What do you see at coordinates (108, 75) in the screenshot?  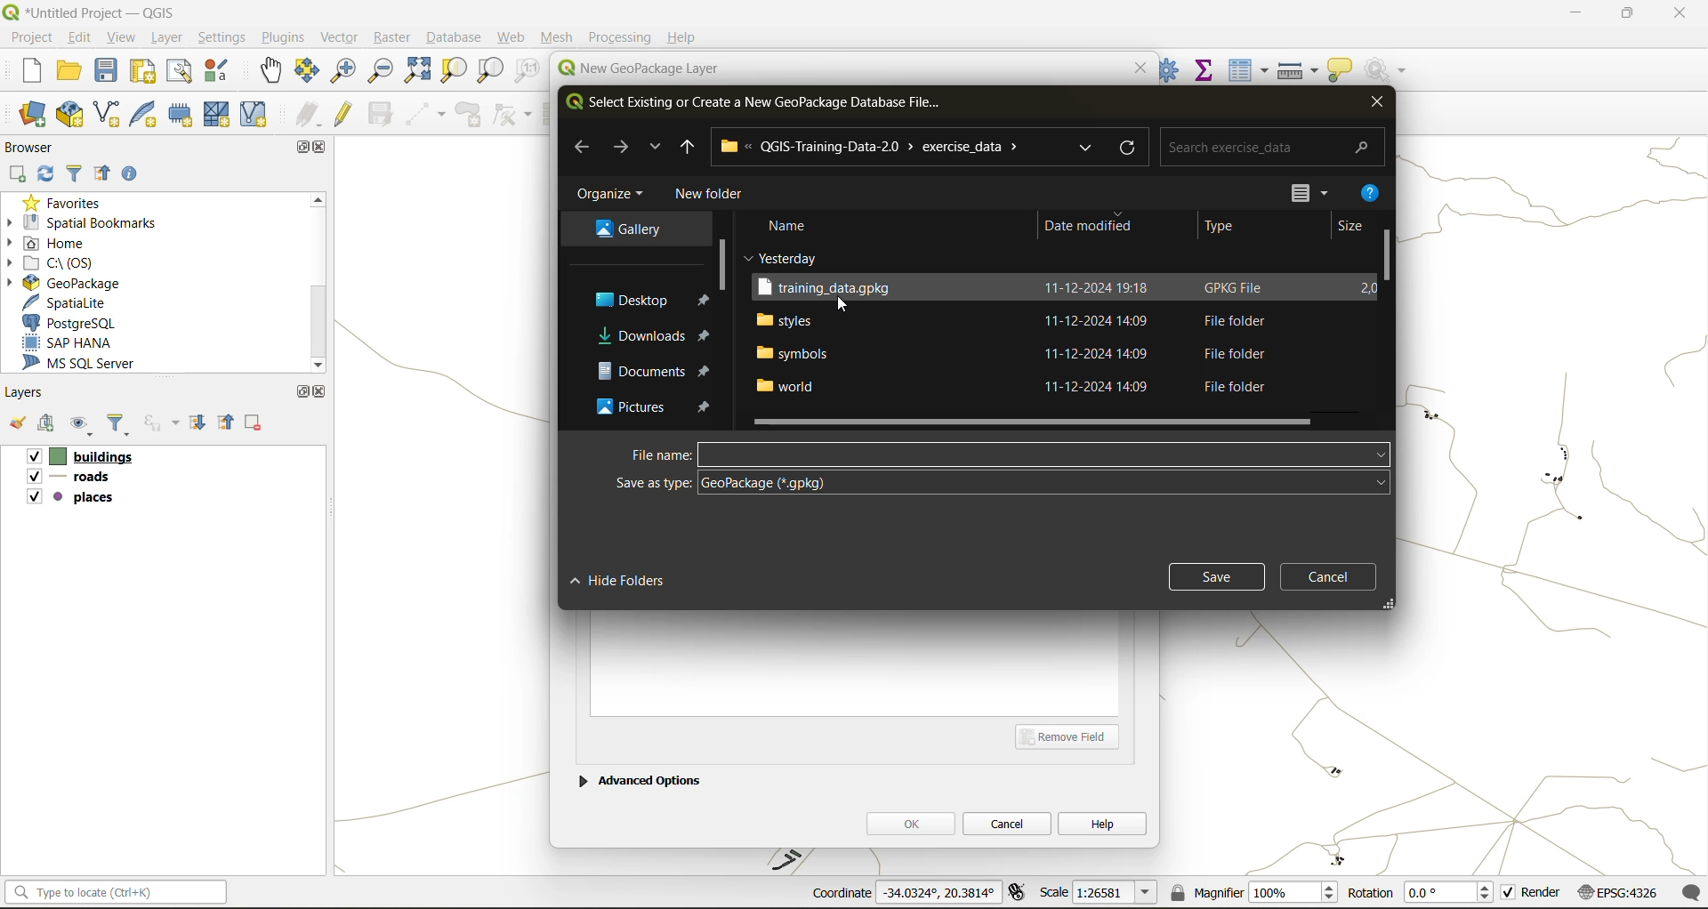 I see `save` at bounding box center [108, 75].